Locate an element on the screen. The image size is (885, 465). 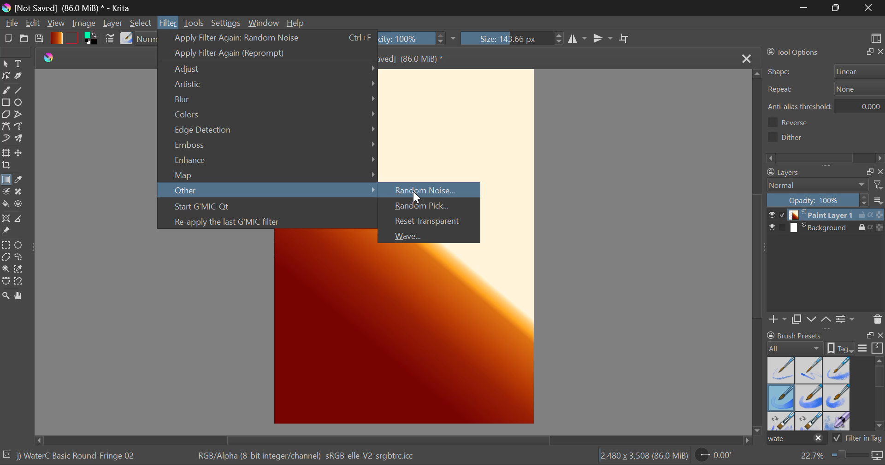
Minimize is located at coordinates (836, 8).